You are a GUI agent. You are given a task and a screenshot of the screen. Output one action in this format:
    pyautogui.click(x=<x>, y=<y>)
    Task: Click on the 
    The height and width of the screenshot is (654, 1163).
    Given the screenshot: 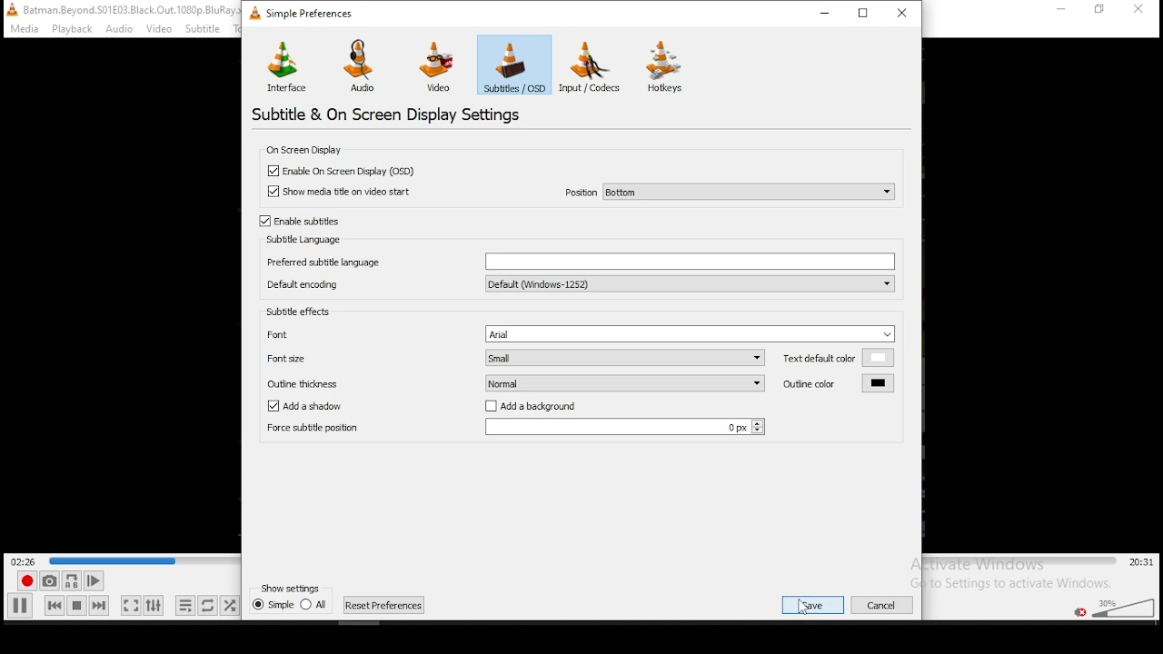 What is the action you would take?
    pyautogui.click(x=888, y=603)
    